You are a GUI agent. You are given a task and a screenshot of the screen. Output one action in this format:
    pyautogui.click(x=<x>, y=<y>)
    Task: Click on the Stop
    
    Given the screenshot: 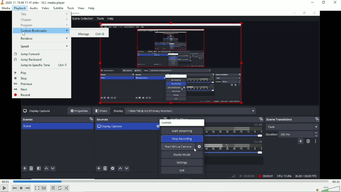 What is the action you would take?
    pyautogui.click(x=21, y=78)
    